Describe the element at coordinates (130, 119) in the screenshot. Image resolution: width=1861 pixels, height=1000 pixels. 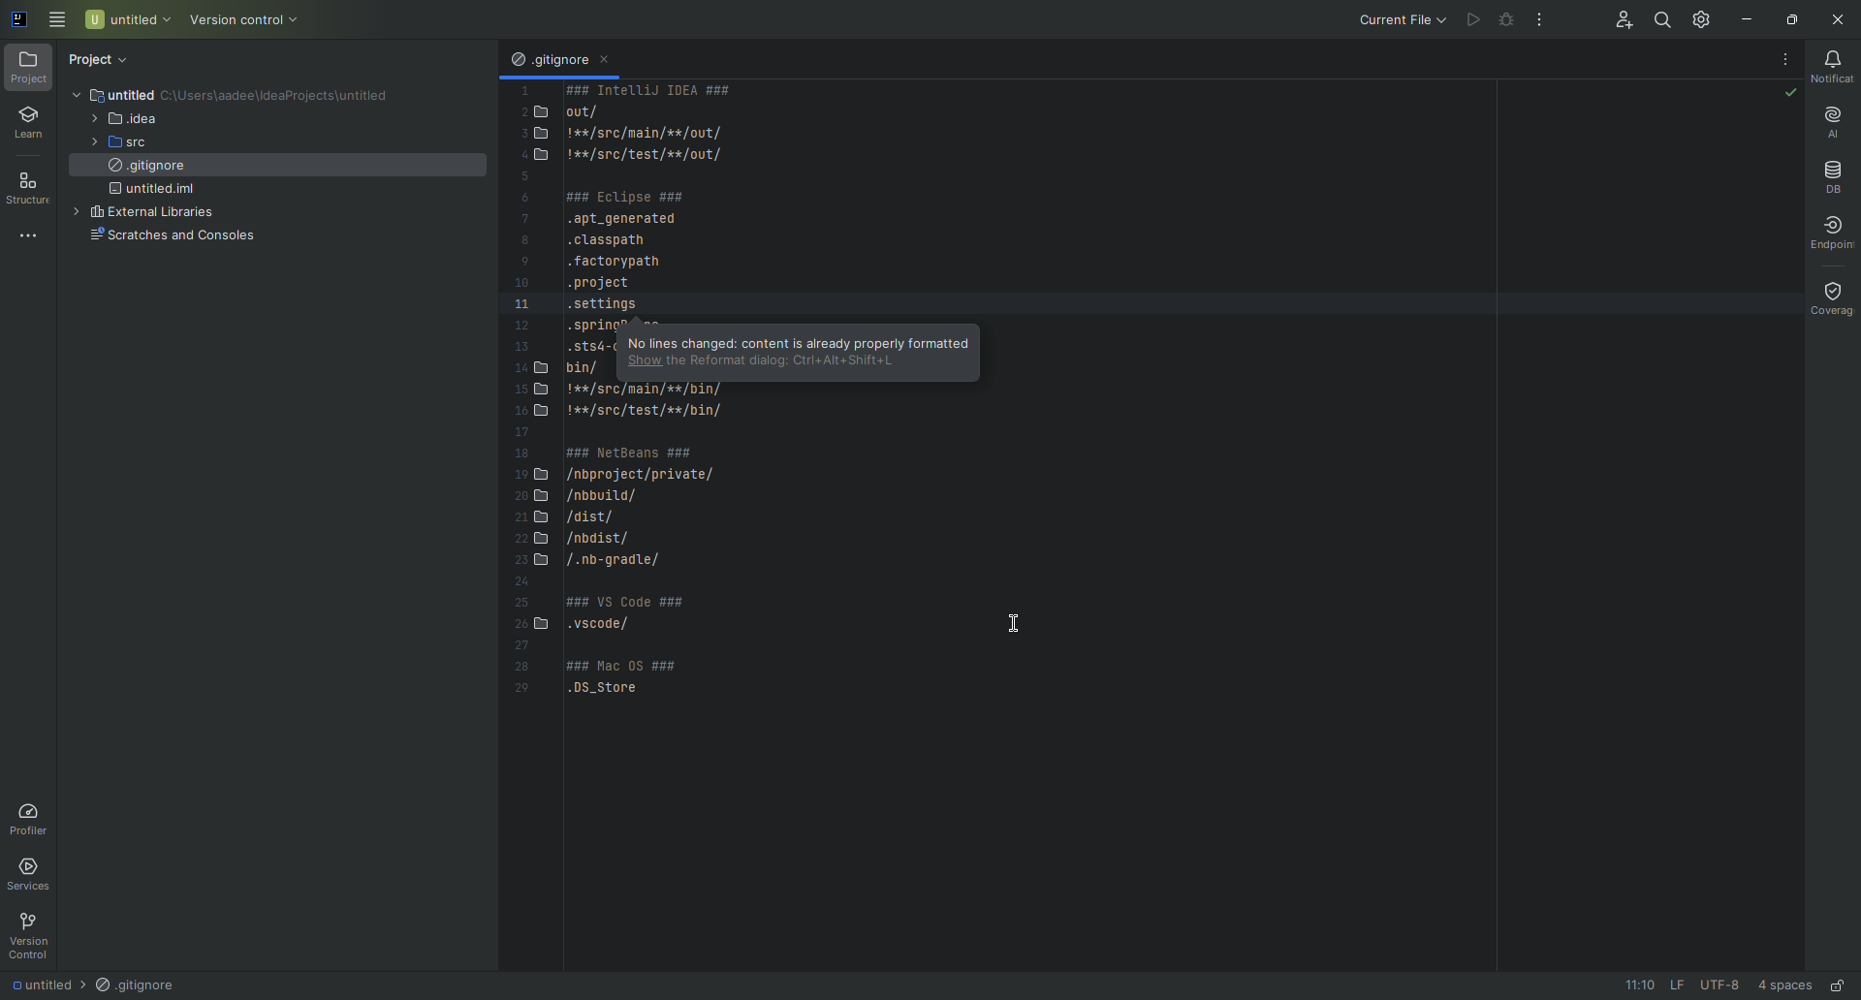
I see `.idea` at that location.